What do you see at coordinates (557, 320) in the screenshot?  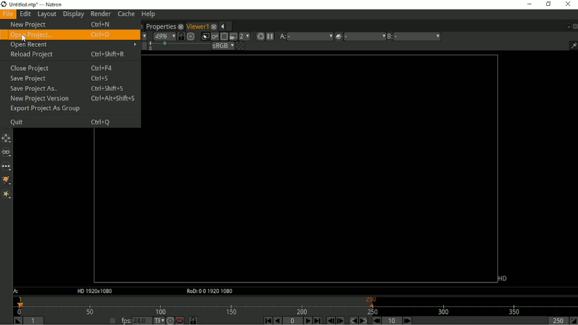 I see `Playback out point` at bounding box center [557, 320].